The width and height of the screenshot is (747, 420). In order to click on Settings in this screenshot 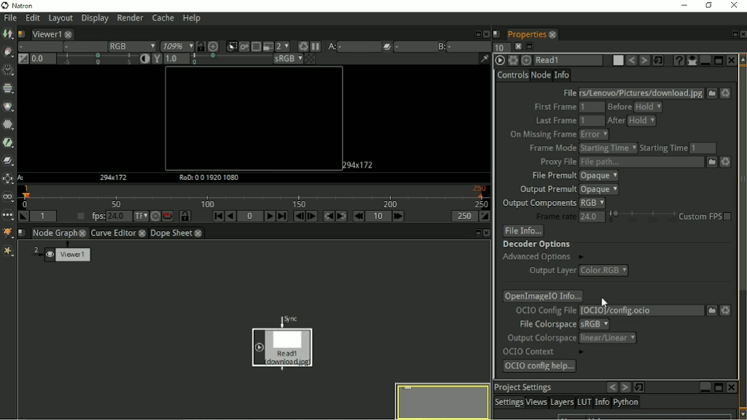, I will do `click(508, 402)`.